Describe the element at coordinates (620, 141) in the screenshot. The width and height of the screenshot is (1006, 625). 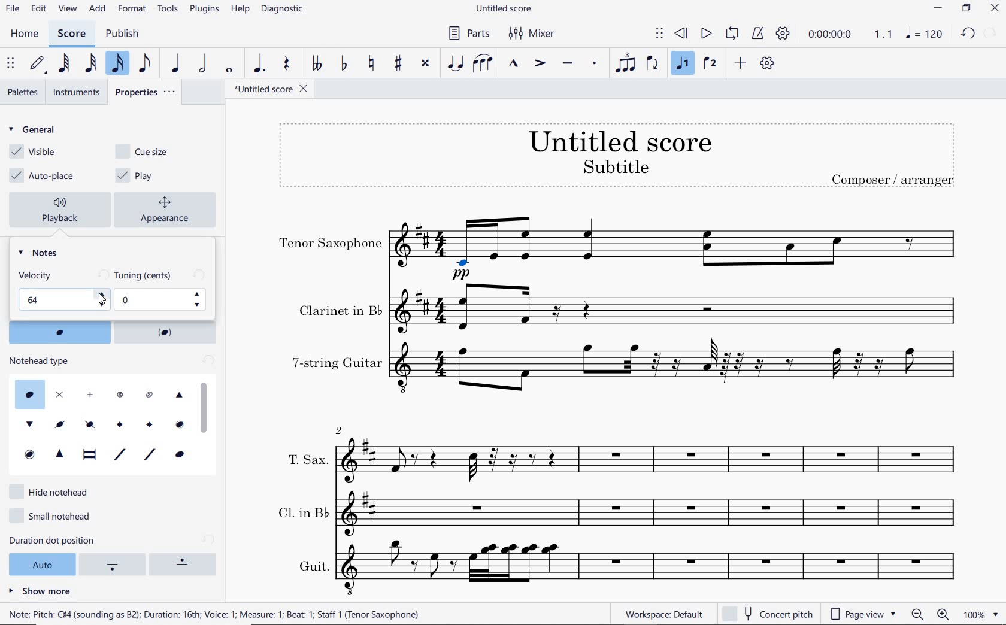
I see `text` at that location.